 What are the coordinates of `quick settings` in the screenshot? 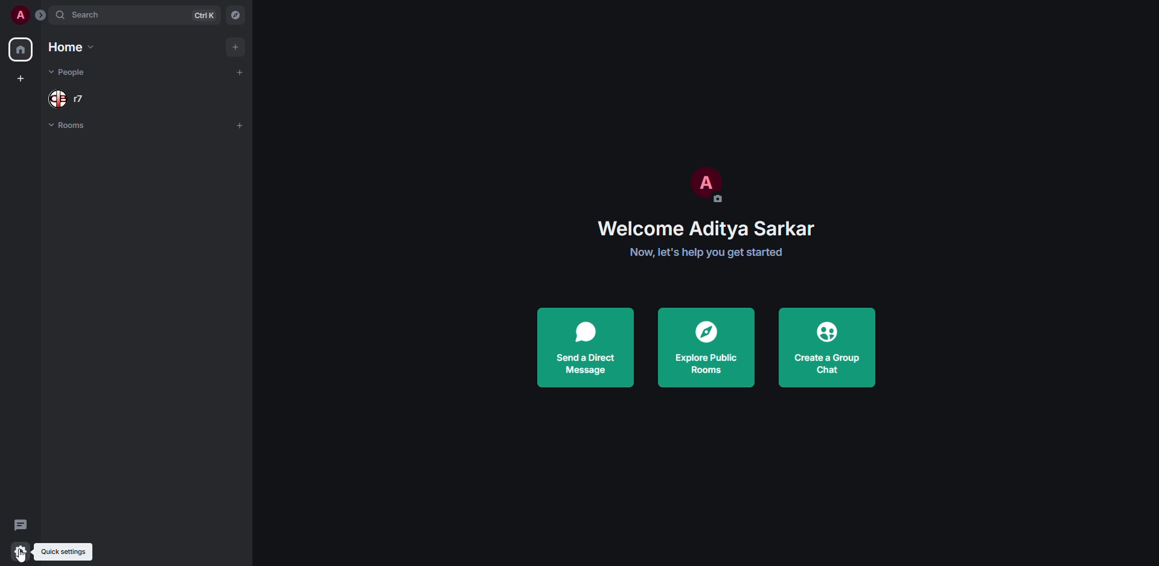 It's located at (21, 550).